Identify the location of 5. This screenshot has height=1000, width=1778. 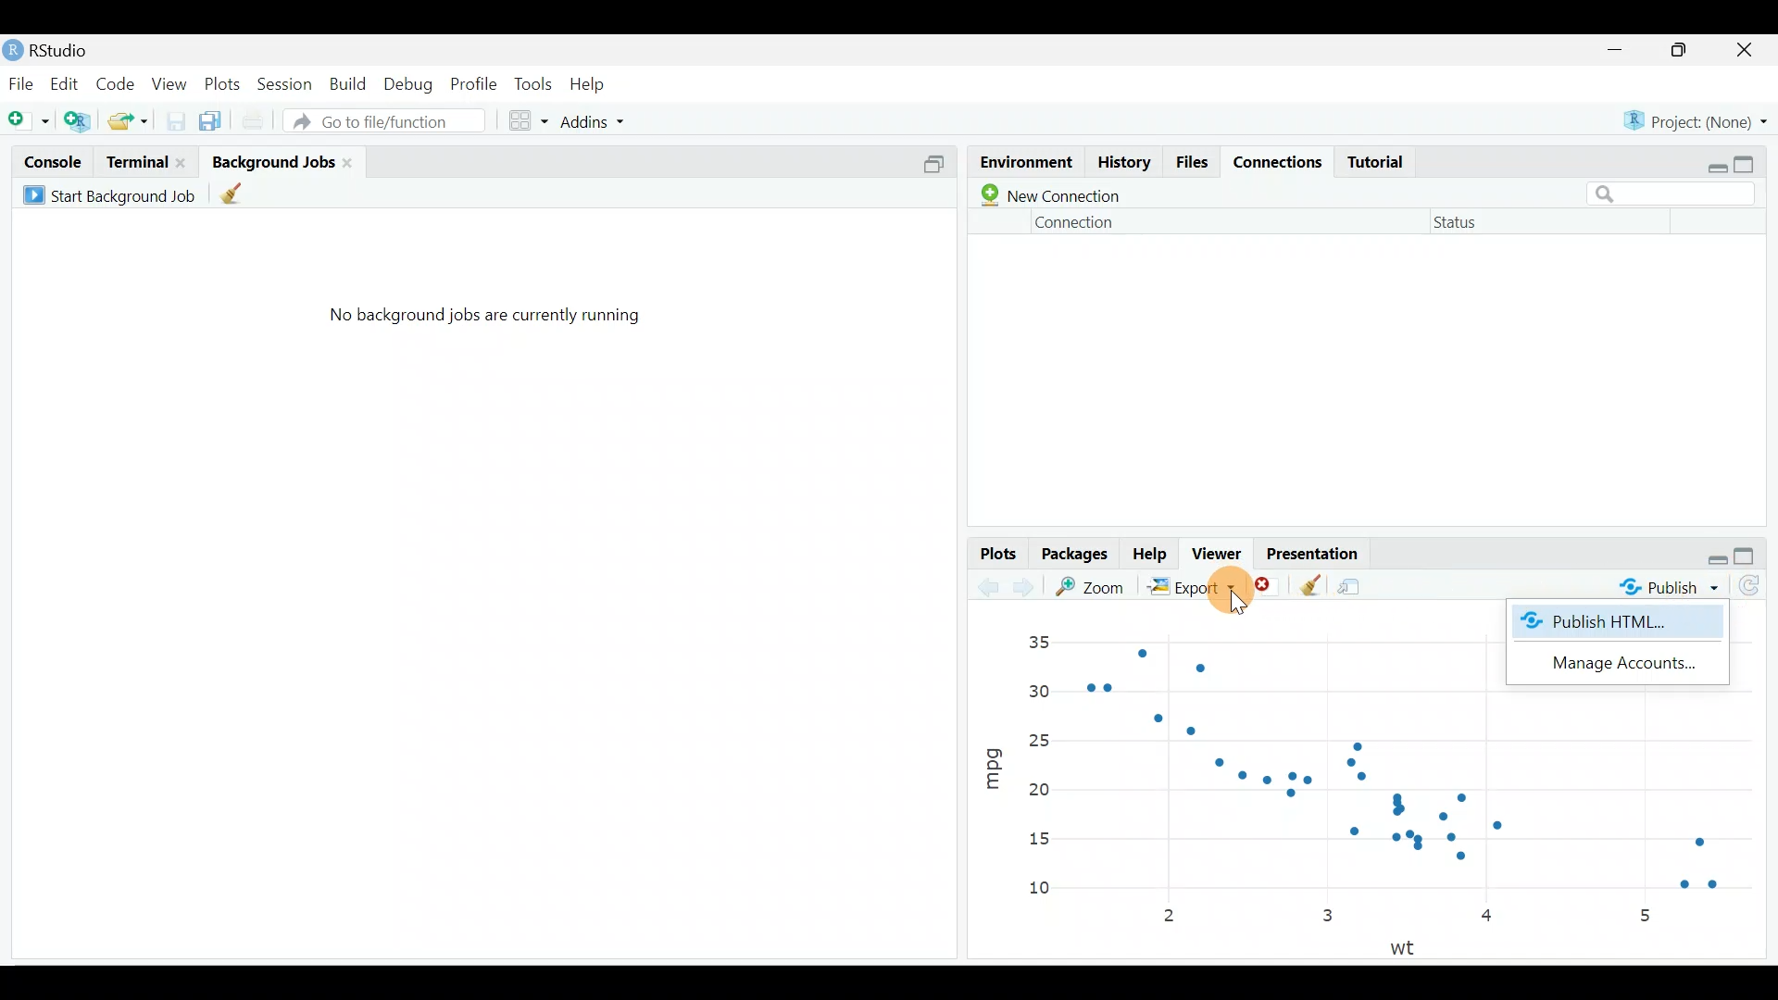
(1645, 915).